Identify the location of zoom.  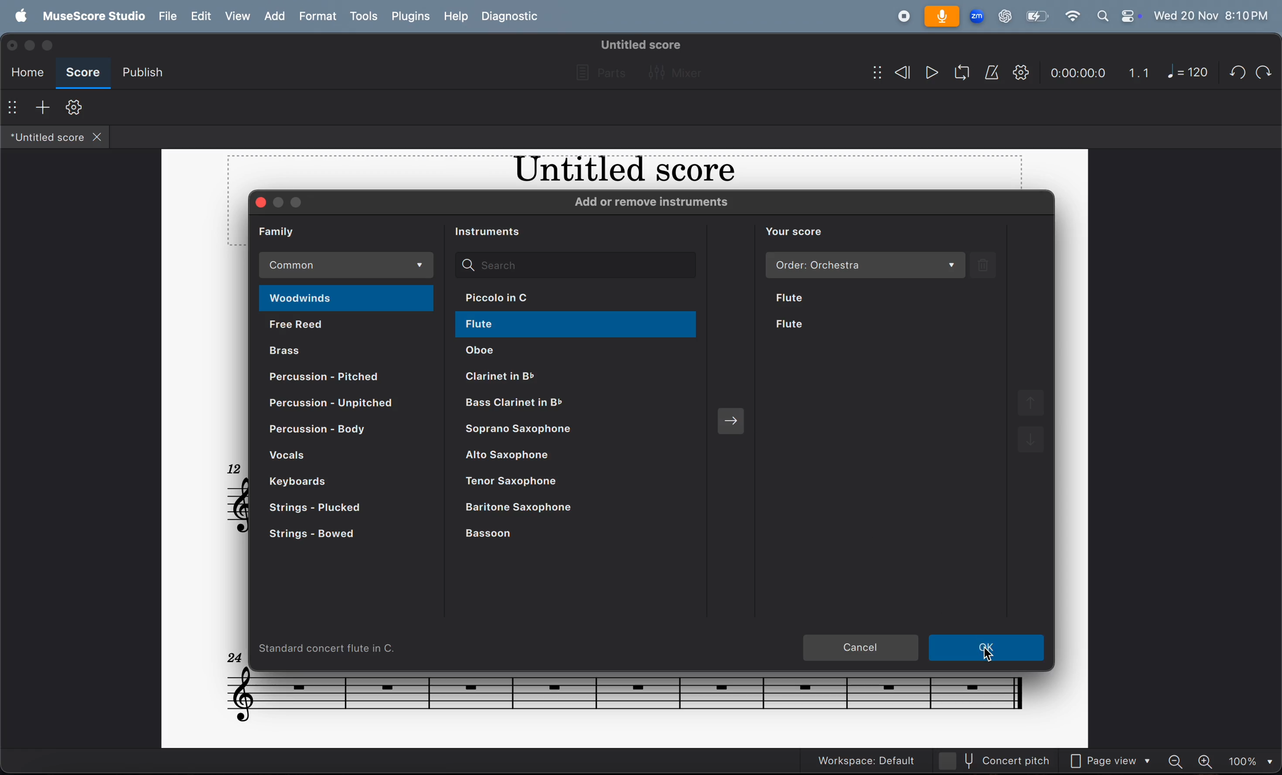
(977, 16).